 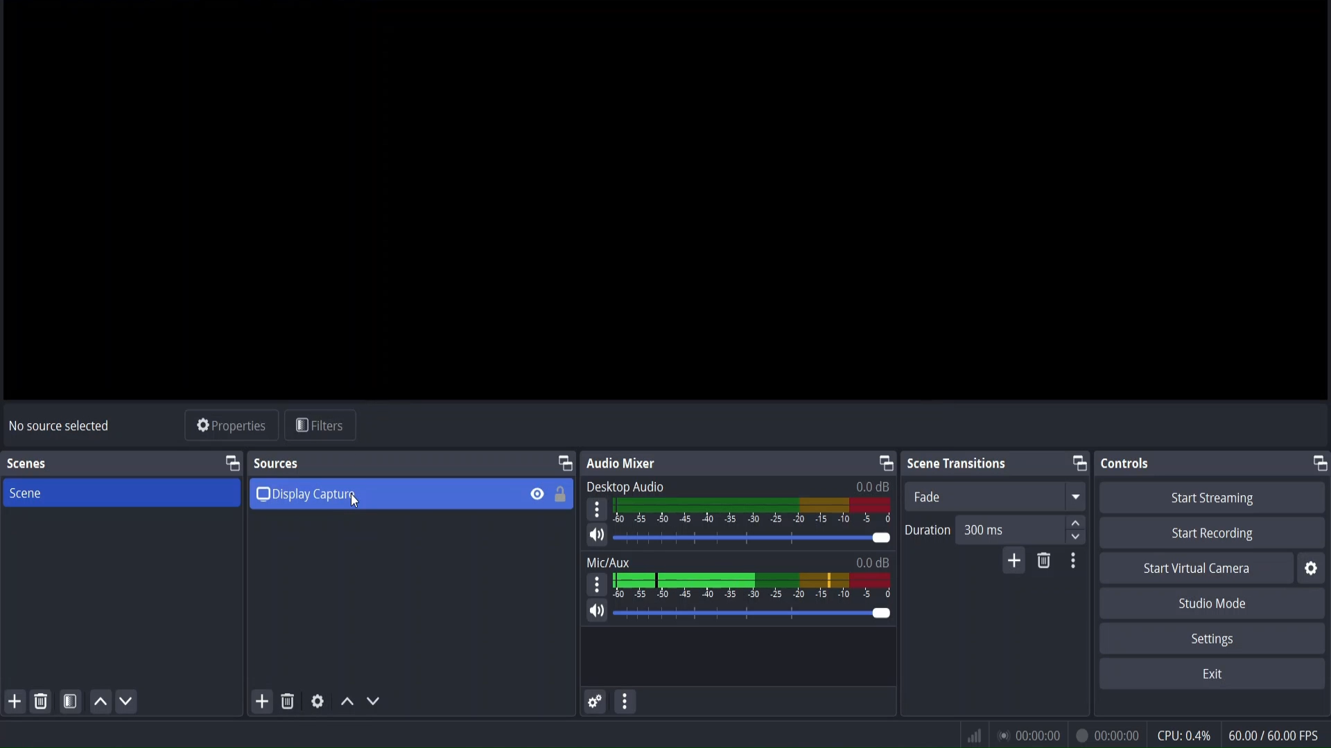 What do you see at coordinates (26, 495) in the screenshot?
I see `scene` at bounding box center [26, 495].